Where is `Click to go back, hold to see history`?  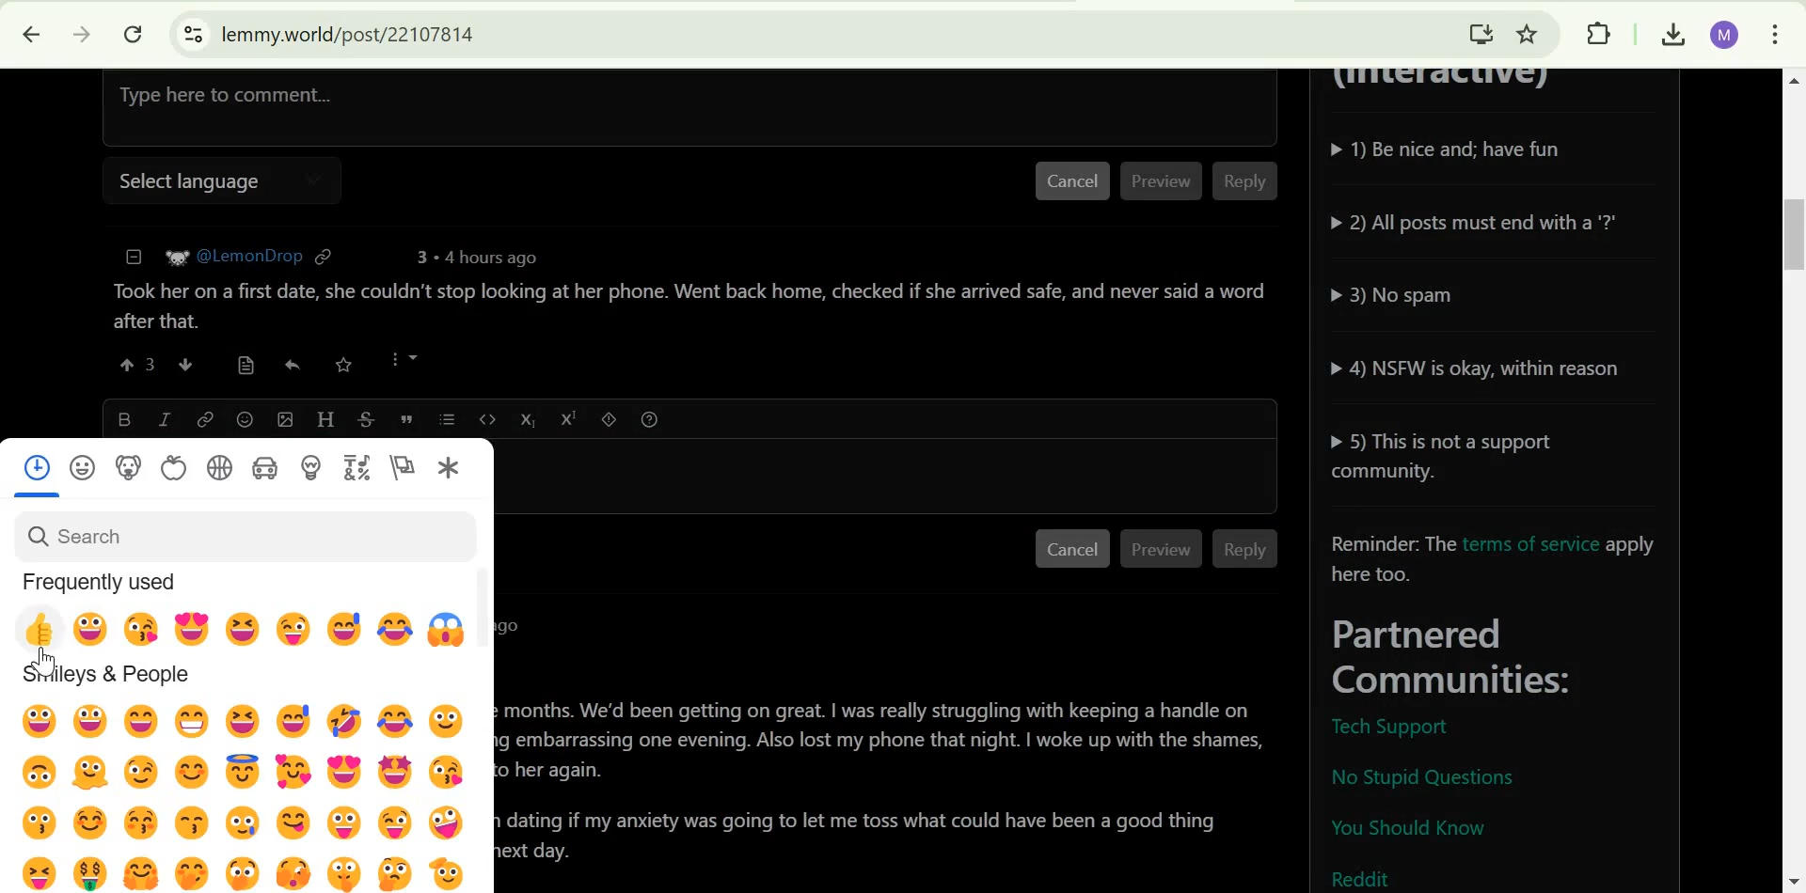
Click to go back, hold to see history is located at coordinates (22, 35).